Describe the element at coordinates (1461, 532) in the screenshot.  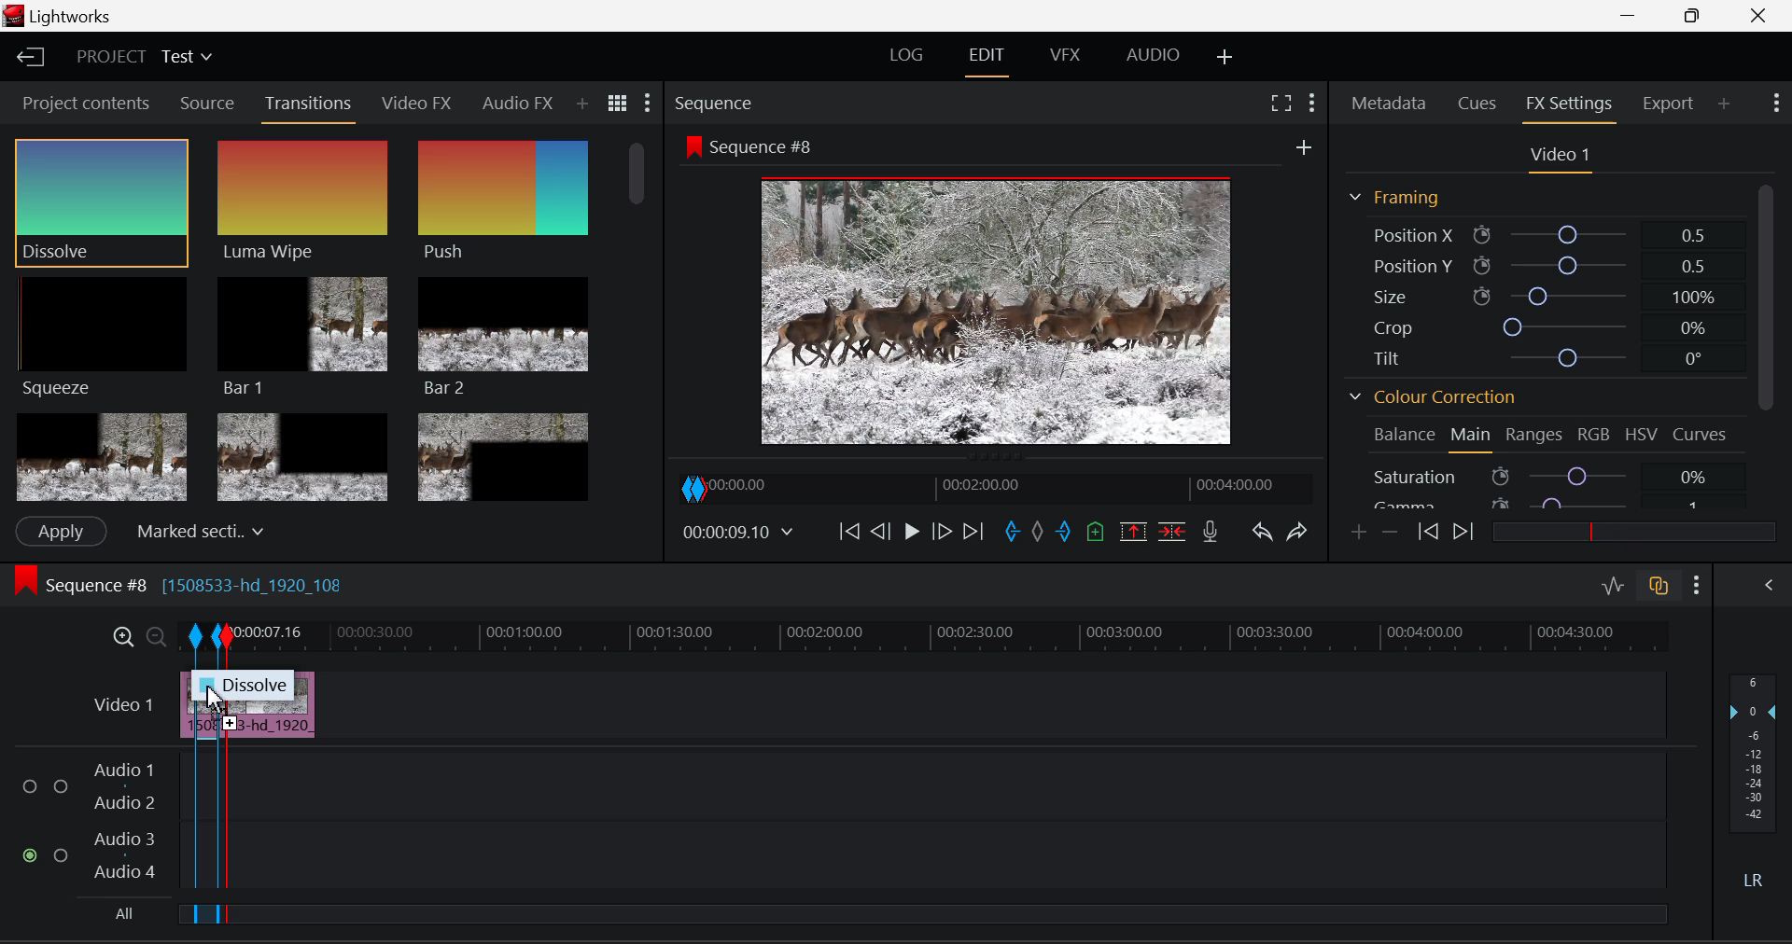
I see `Next keyframe` at that location.